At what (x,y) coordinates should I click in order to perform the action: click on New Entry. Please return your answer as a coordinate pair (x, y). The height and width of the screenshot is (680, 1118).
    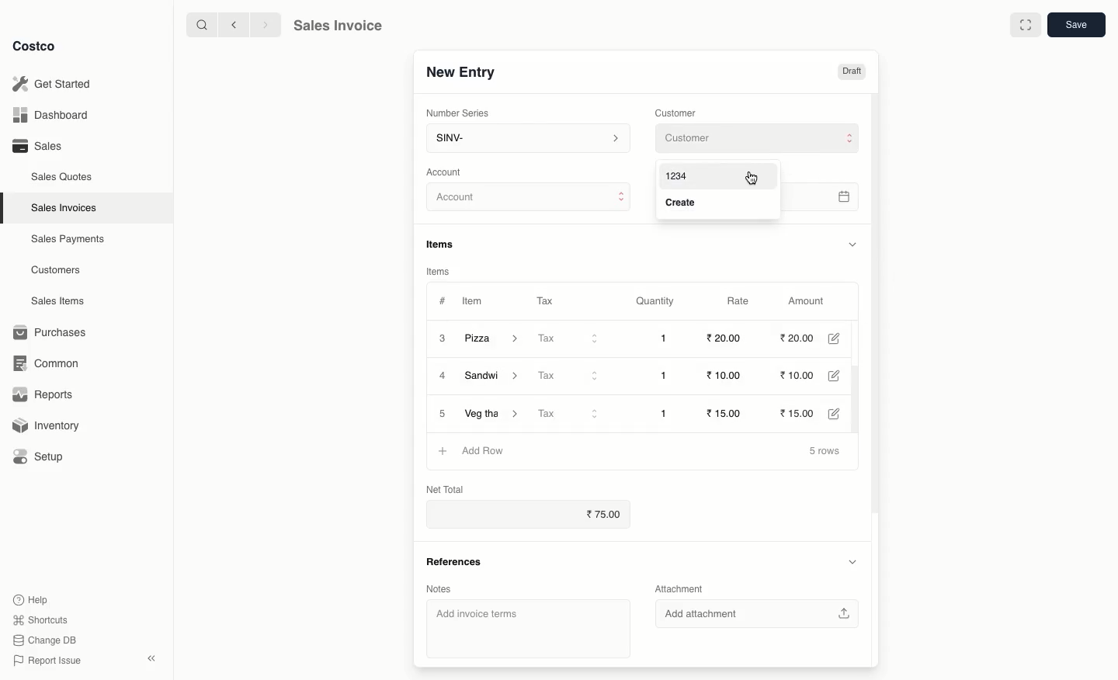
    Looking at the image, I should click on (460, 71).